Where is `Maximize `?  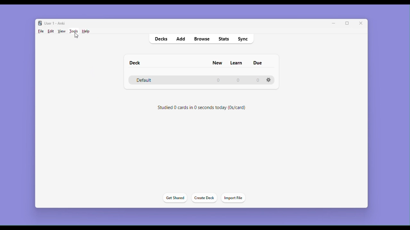
Maximize  is located at coordinates (347, 23).